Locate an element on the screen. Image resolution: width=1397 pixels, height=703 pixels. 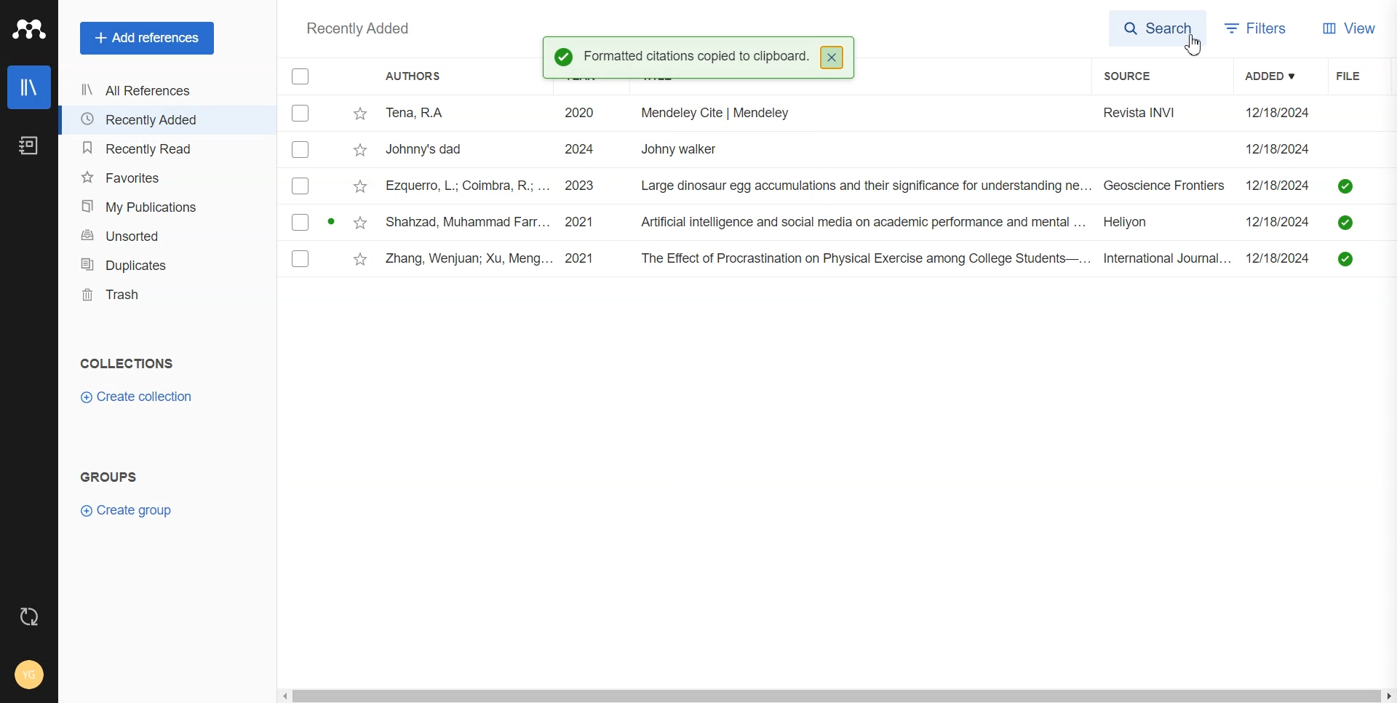
12/18/2024 is located at coordinates (1278, 113).